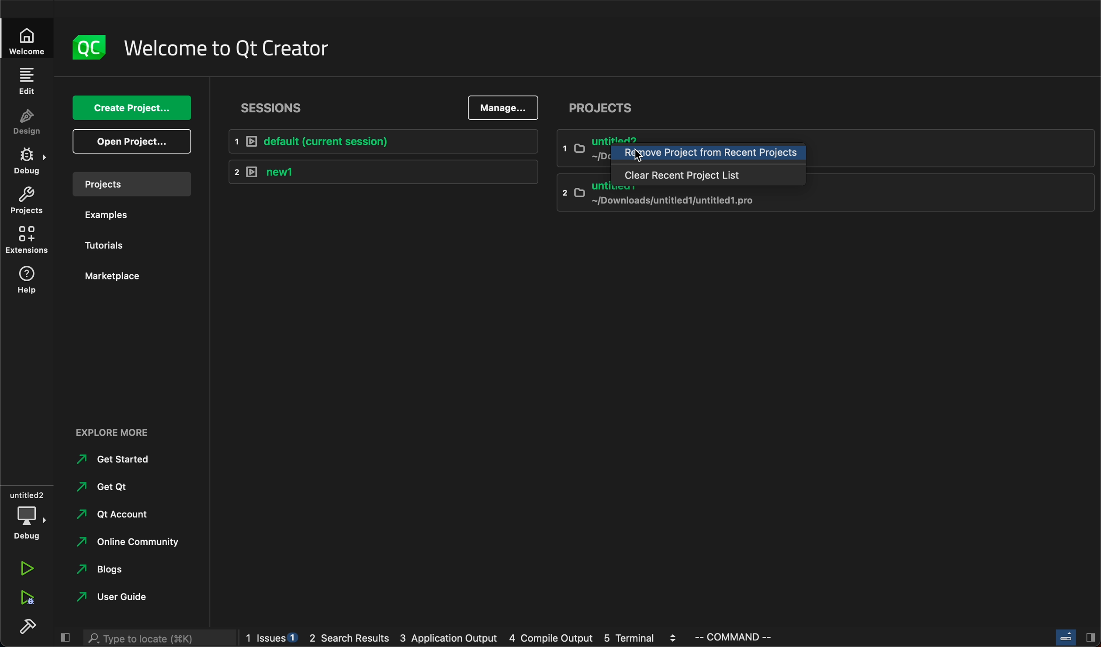 The image size is (1101, 647). What do you see at coordinates (119, 486) in the screenshot?
I see `get qt` at bounding box center [119, 486].